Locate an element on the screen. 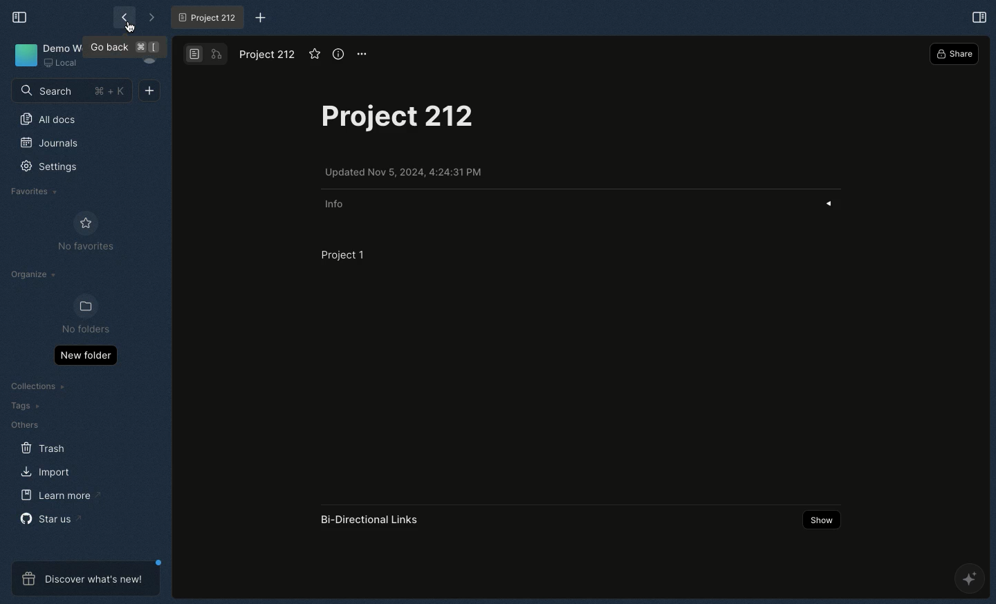  Others is located at coordinates (22, 424).